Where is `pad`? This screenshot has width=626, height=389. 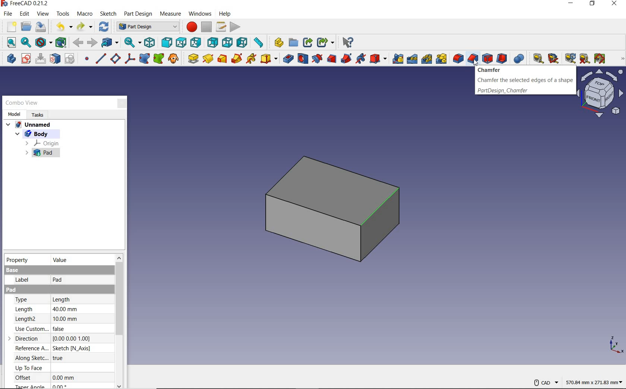 pad is located at coordinates (58, 281).